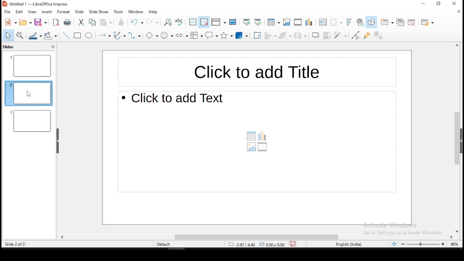  I want to click on redo, so click(153, 21).